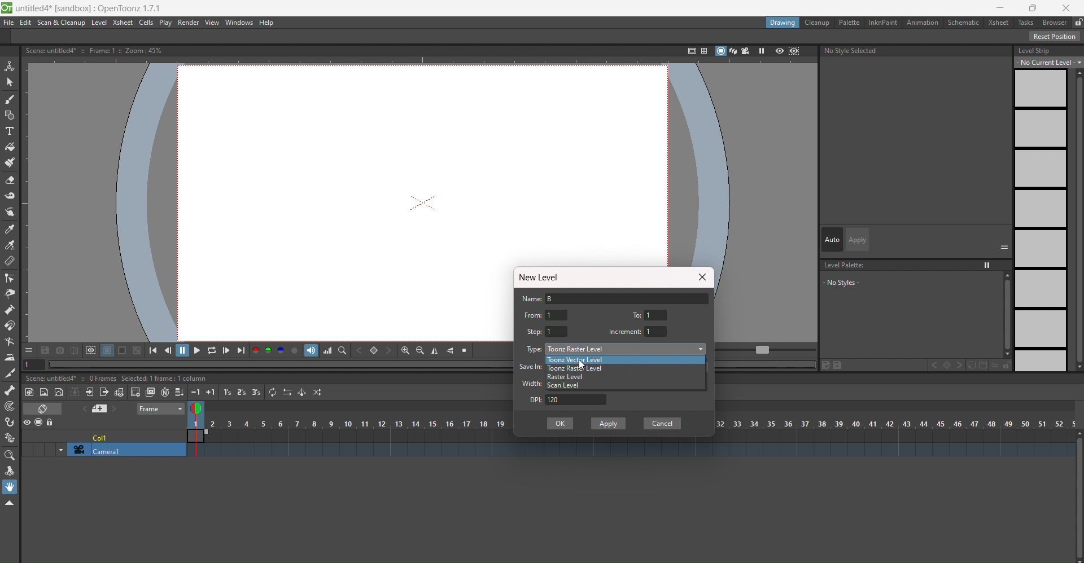  I want to click on toggle edit in place, so click(118, 392).